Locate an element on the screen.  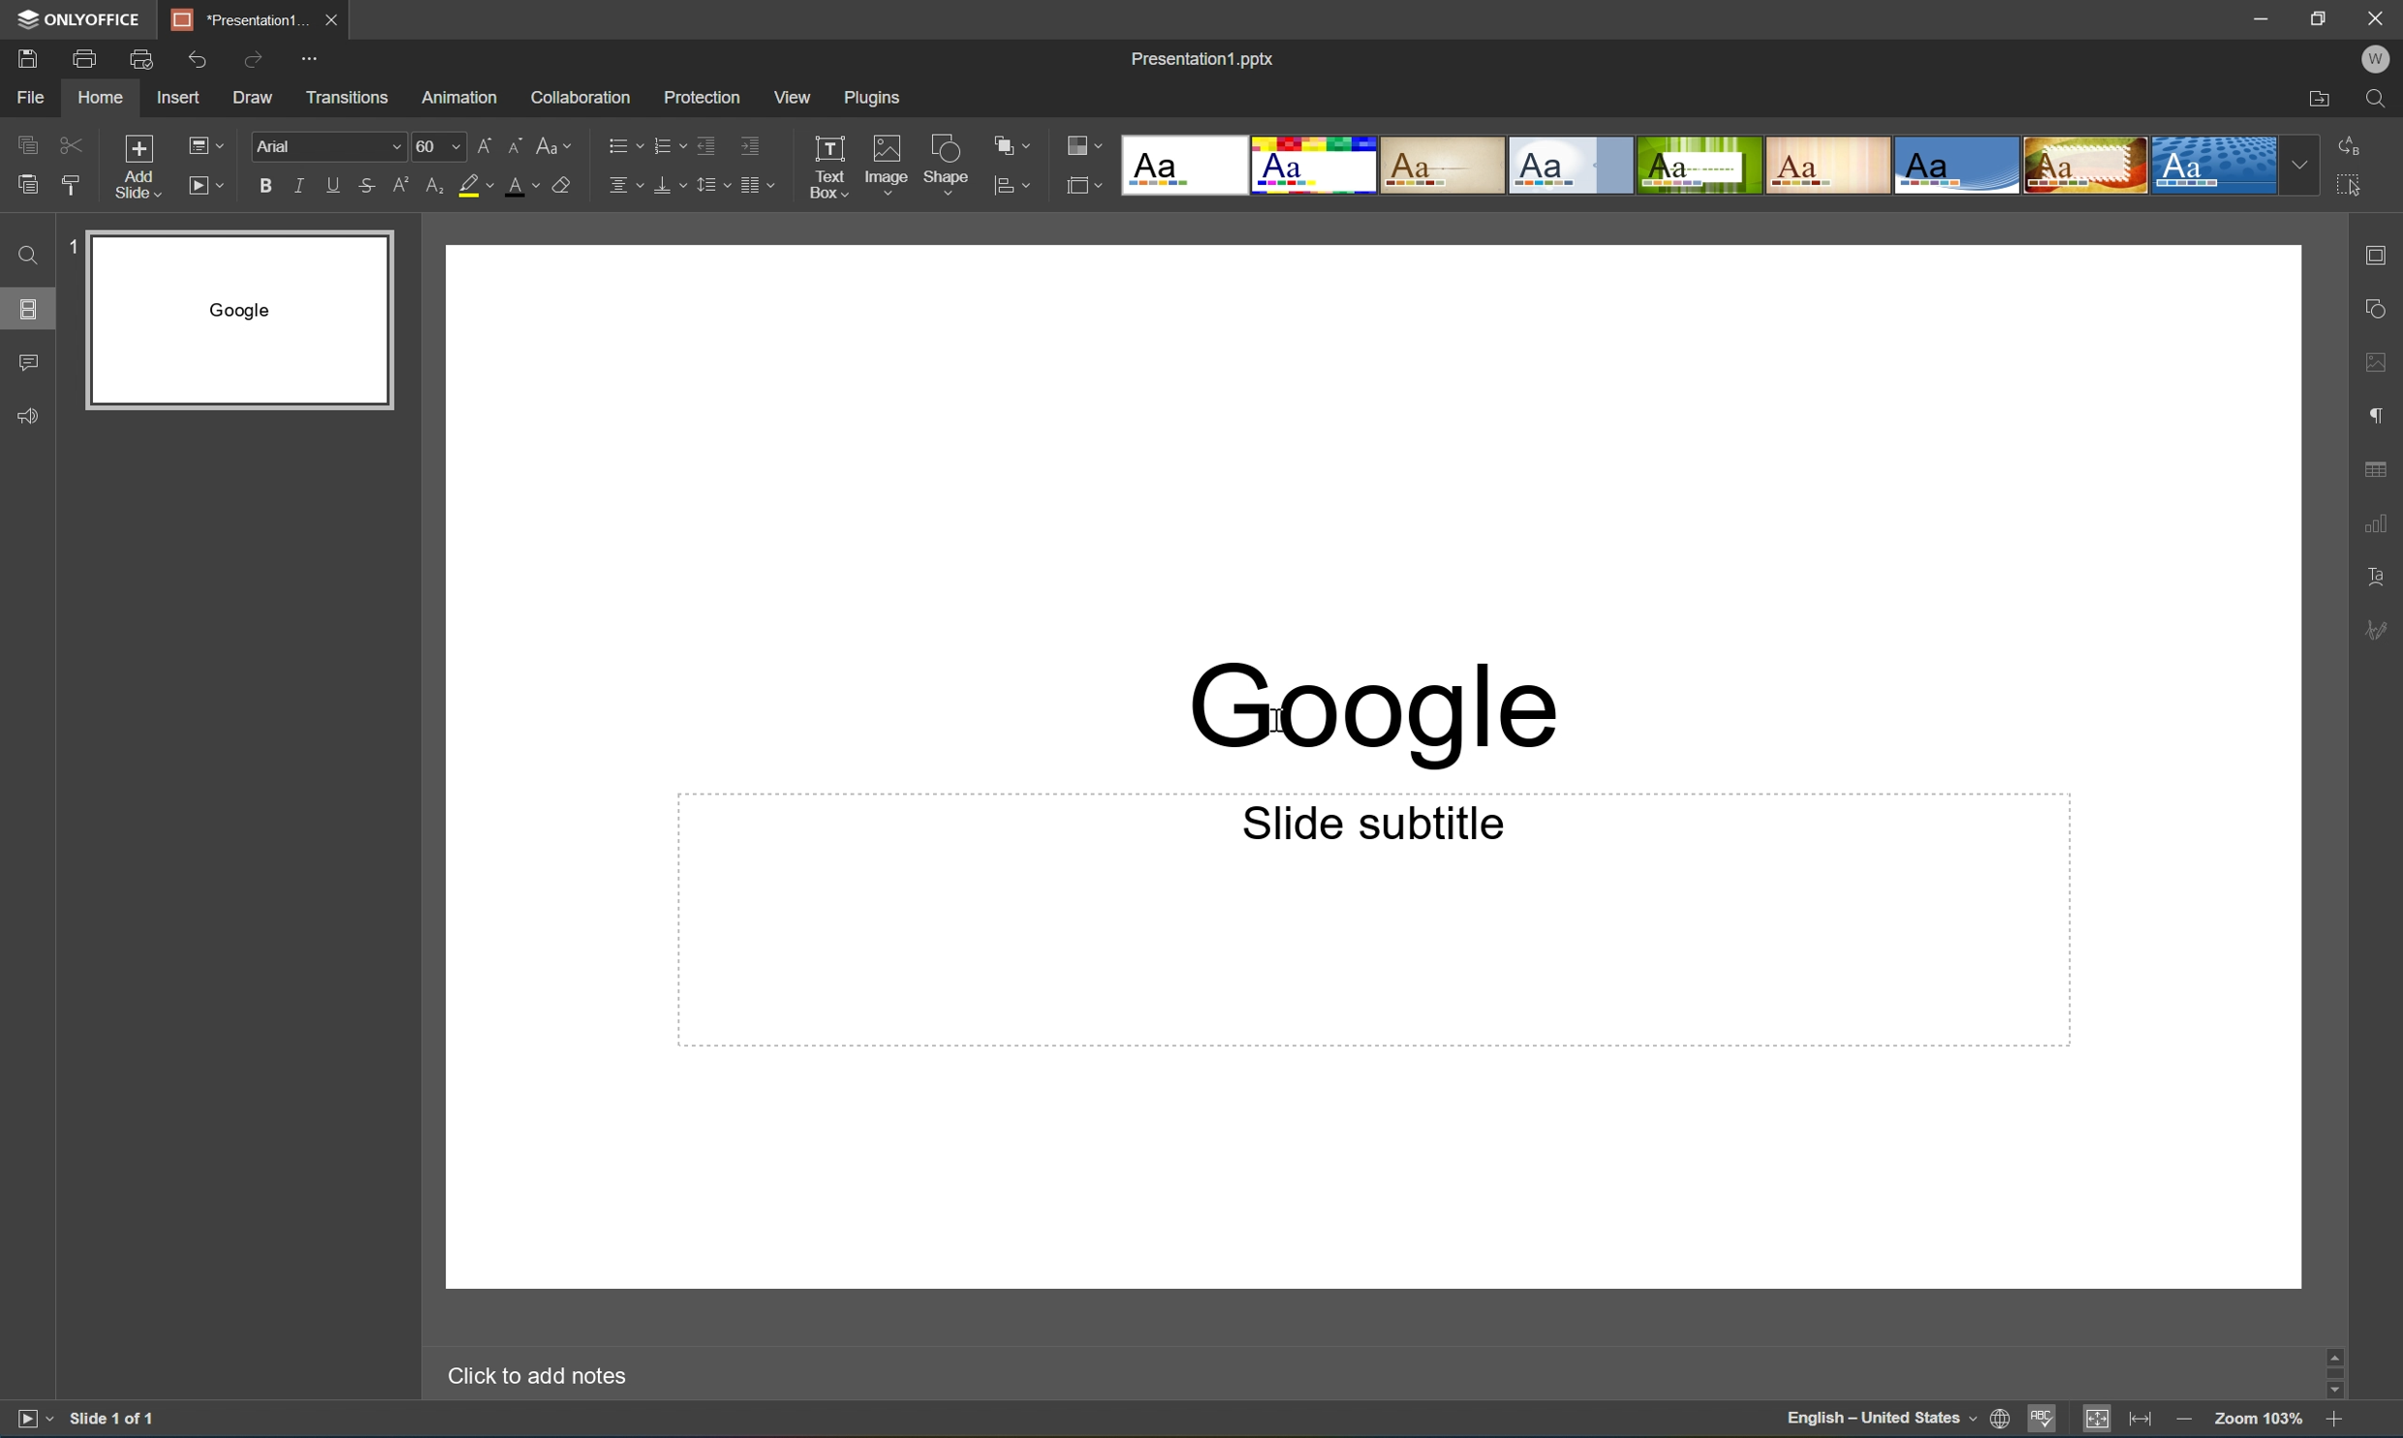
Bullets is located at coordinates (621, 146).